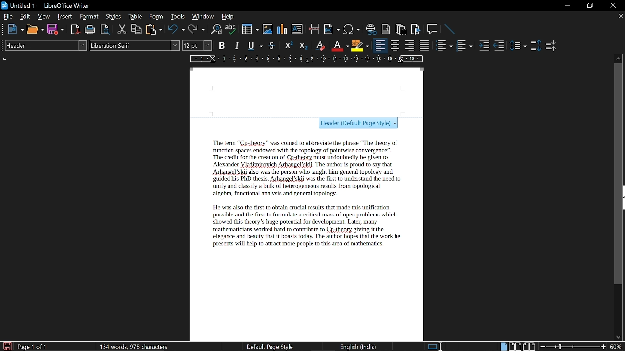 The width and height of the screenshot is (625, 351). Describe the element at coordinates (307, 92) in the screenshot. I see `2 cm header added` at that location.